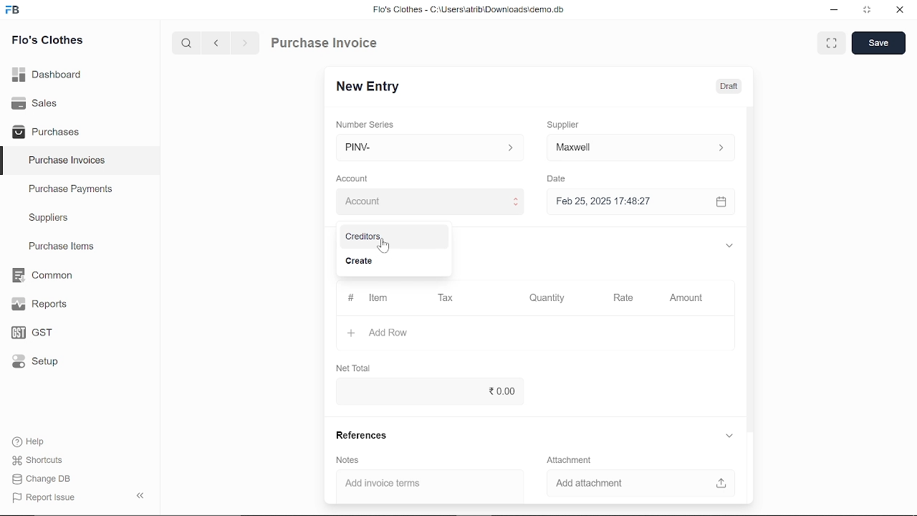 The image size is (917, 516). Describe the element at coordinates (426, 391) in the screenshot. I see `0.00` at that location.